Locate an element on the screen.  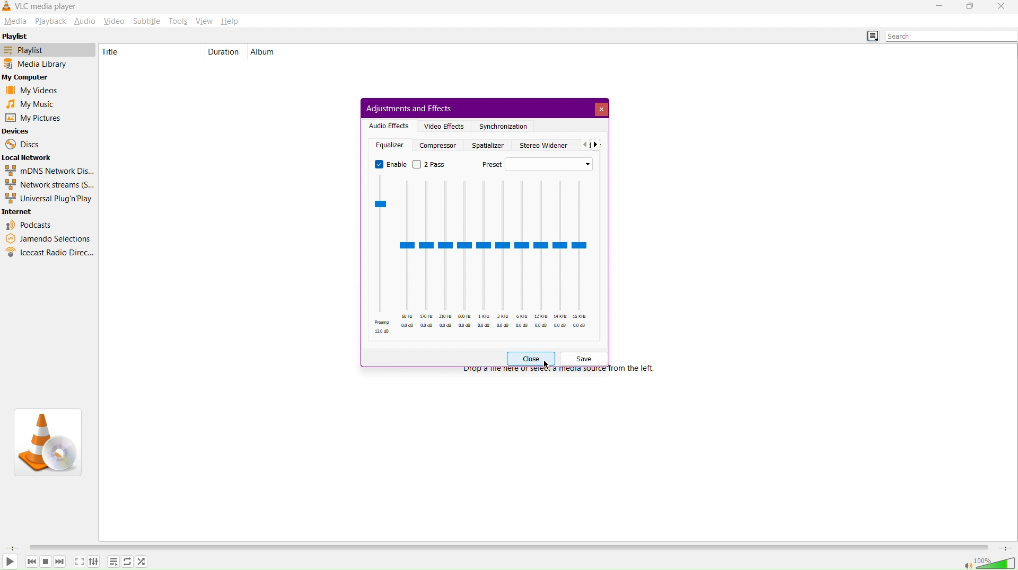
310 Hz is located at coordinates (446, 253).